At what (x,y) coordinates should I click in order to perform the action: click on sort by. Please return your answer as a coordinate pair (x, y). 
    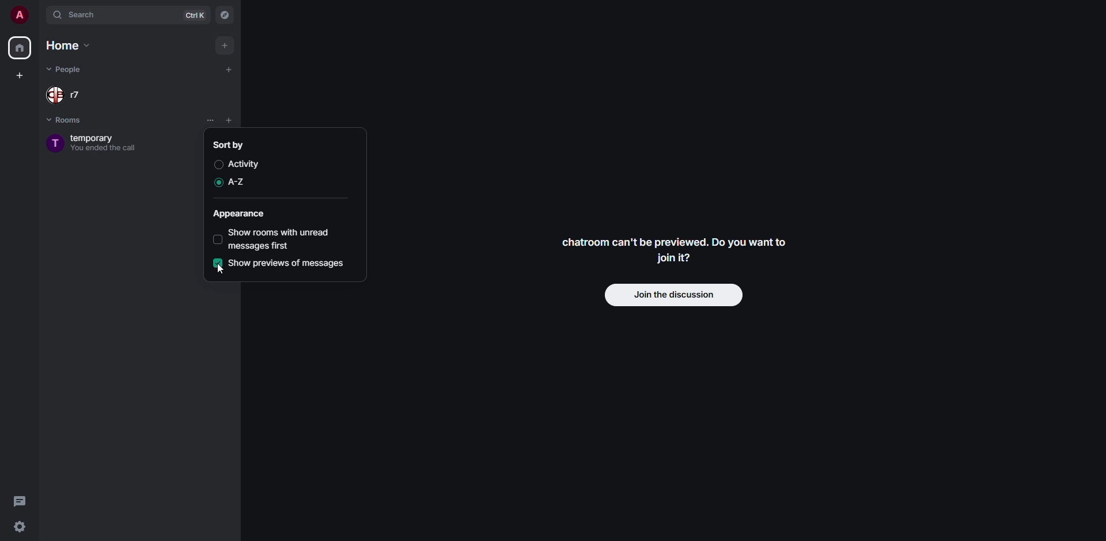
    Looking at the image, I should click on (229, 144).